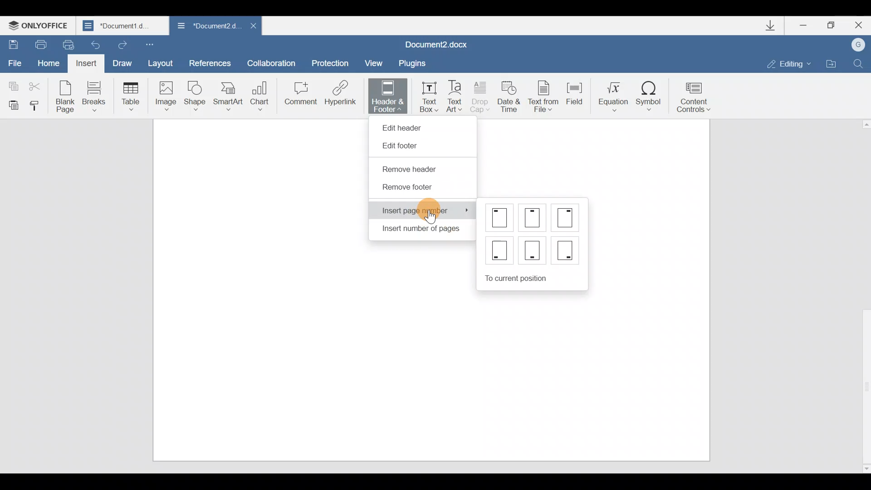 This screenshot has height=490, width=871. Describe the element at coordinates (128, 96) in the screenshot. I see `Table` at that location.